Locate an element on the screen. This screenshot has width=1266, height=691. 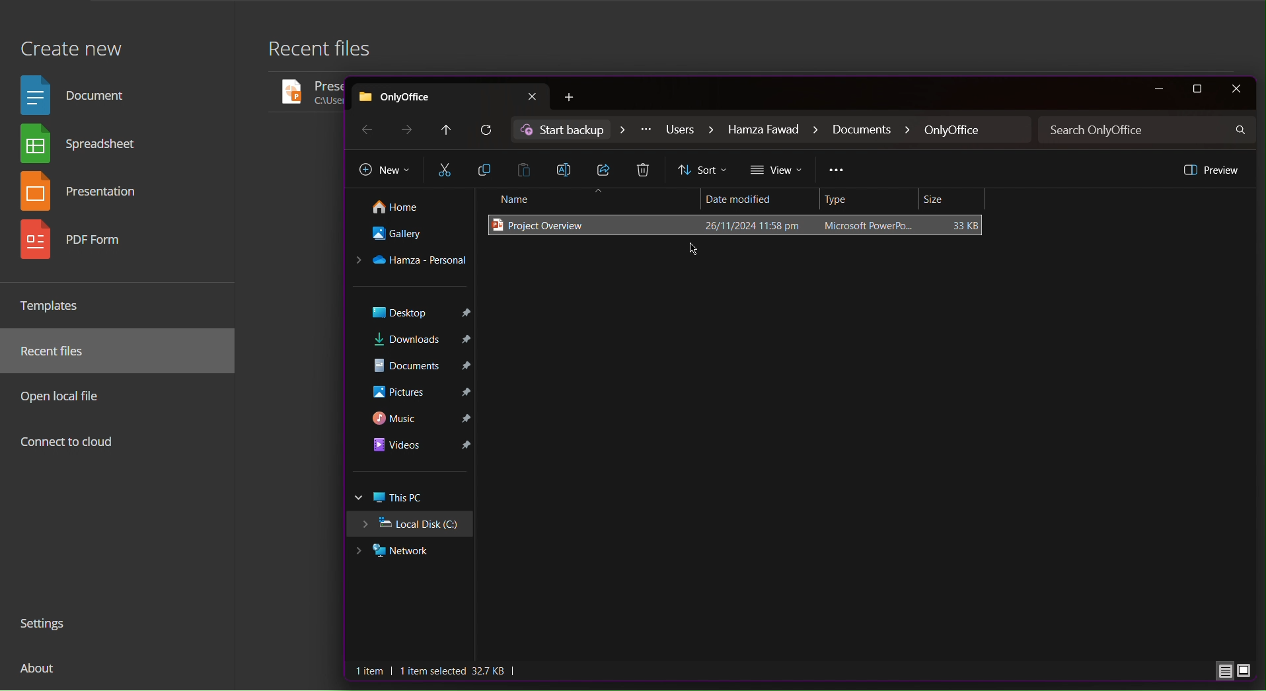
Presentation is located at coordinates (86, 194).